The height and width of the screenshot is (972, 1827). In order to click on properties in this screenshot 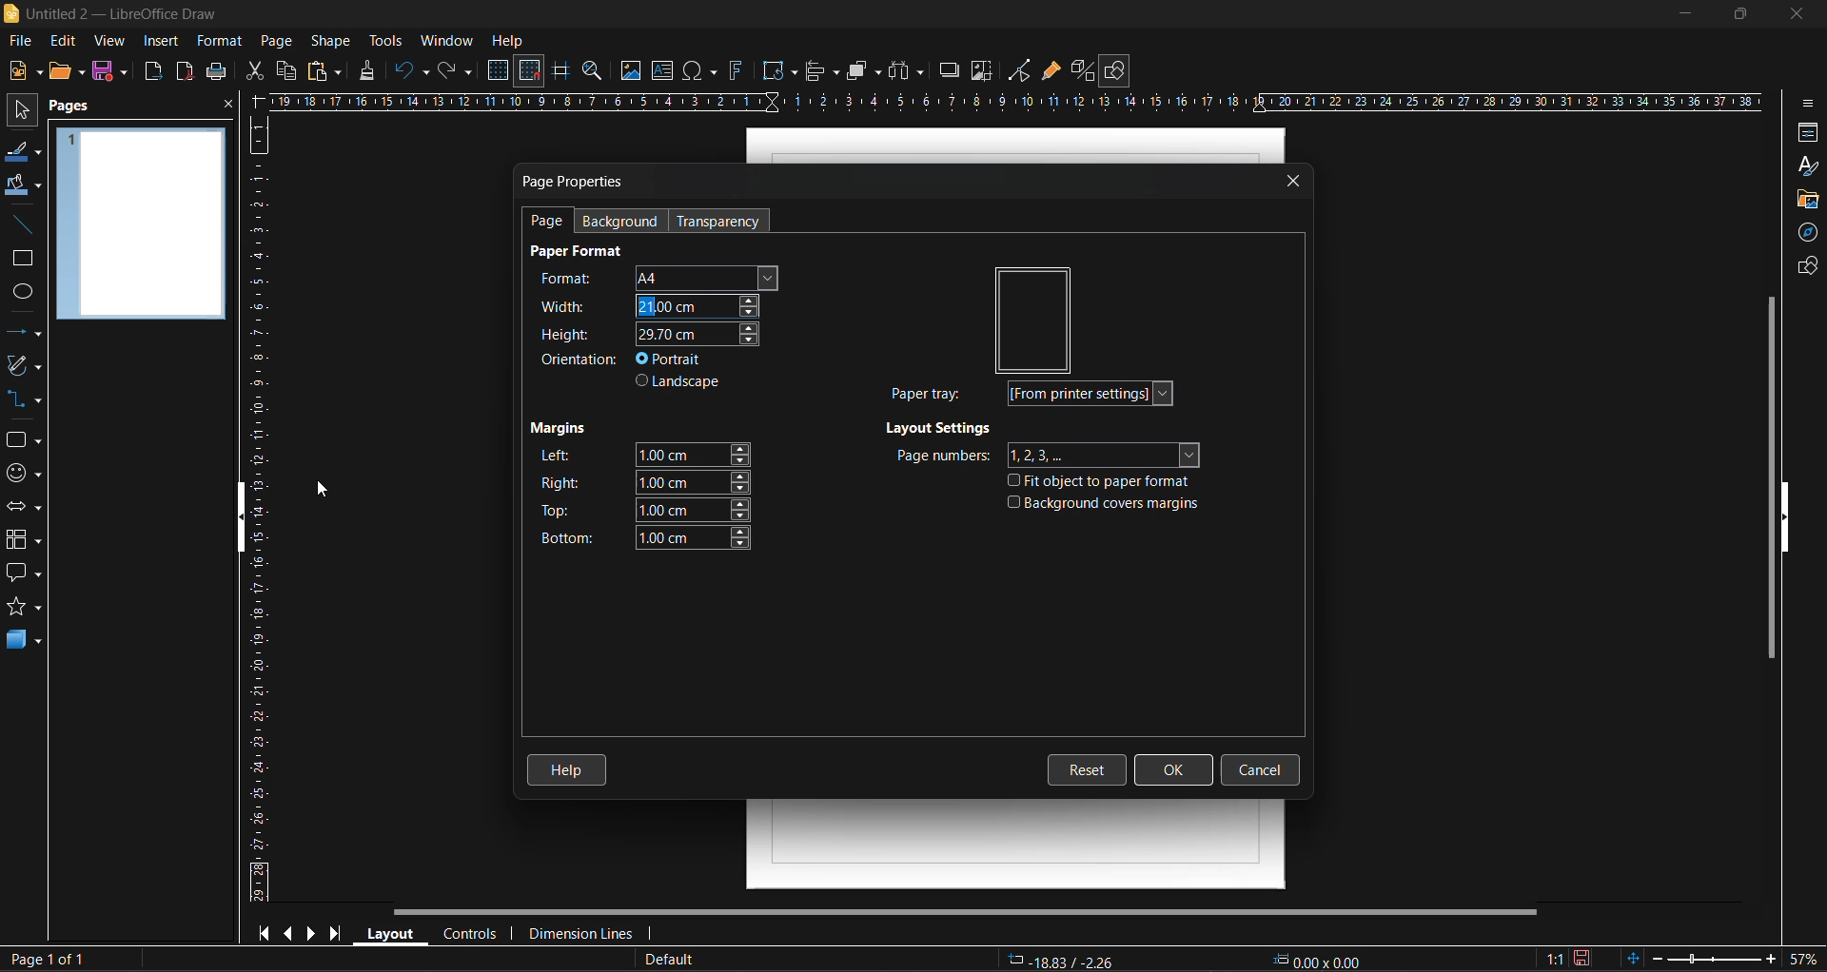, I will do `click(1806, 131)`.